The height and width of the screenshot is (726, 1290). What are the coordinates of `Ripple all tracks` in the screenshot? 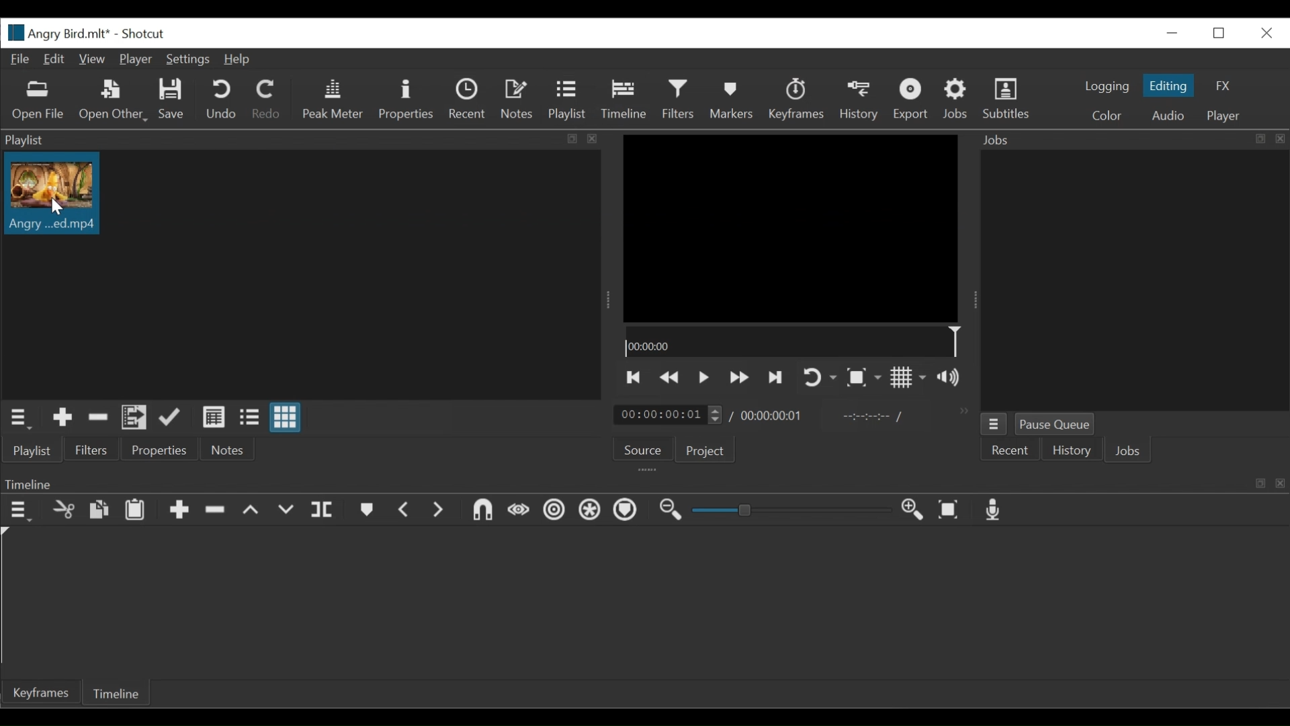 It's located at (588, 510).